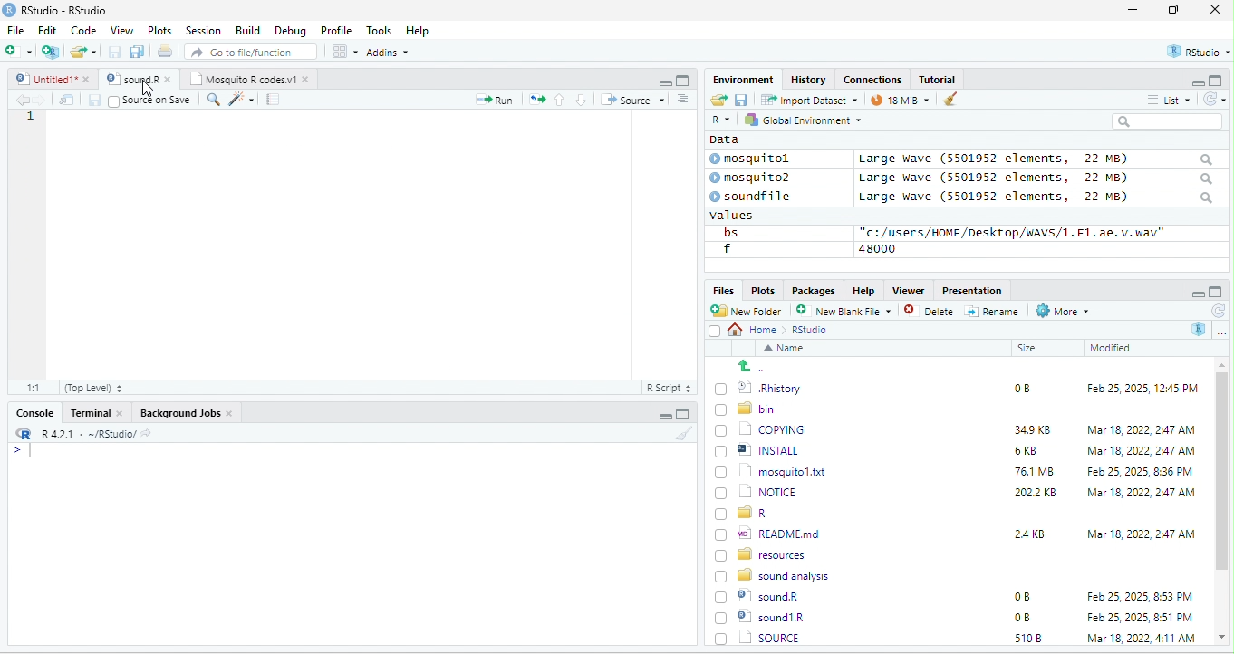  I want to click on refresh, so click(1211, 99).